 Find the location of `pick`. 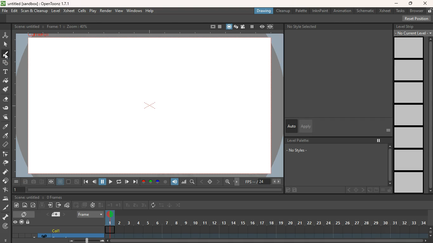

pick is located at coordinates (7, 163).